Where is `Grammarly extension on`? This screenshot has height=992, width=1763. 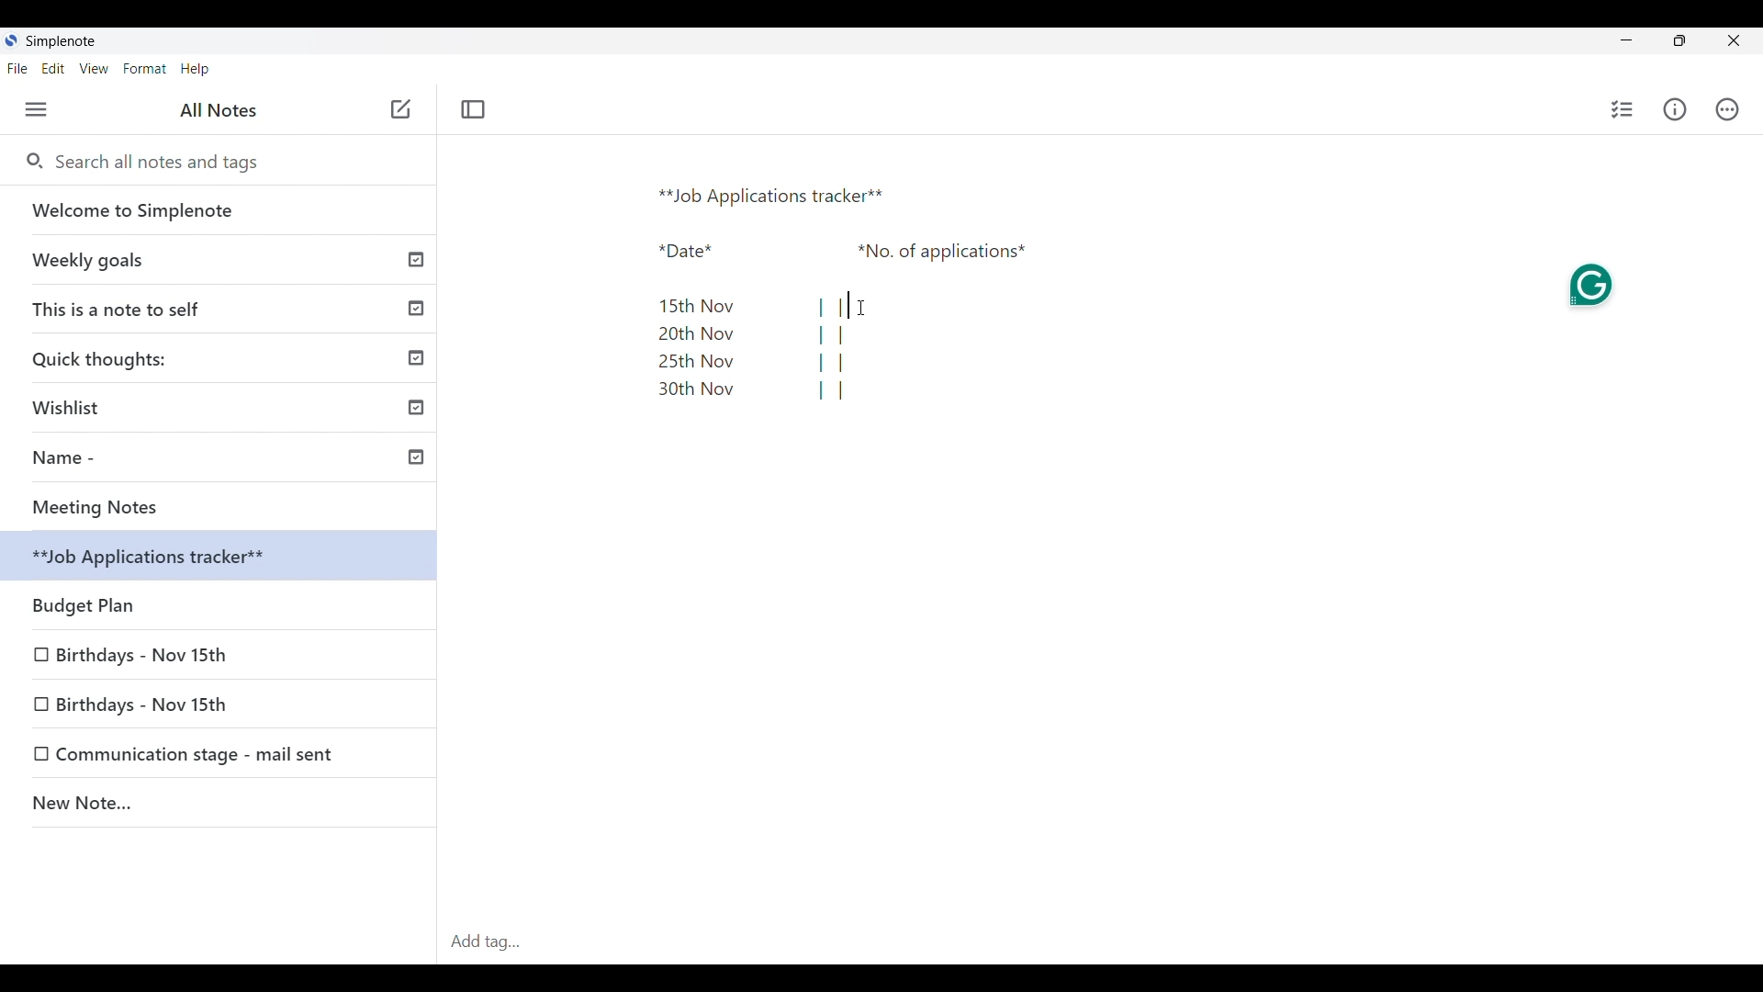 Grammarly extension on is located at coordinates (1594, 284).